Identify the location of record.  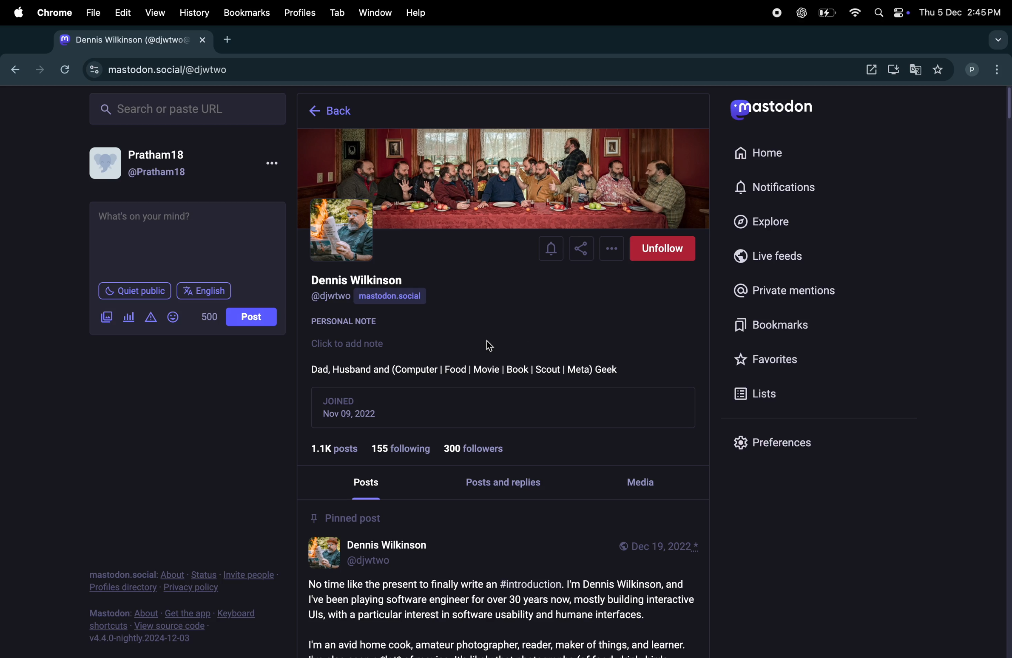
(773, 13).